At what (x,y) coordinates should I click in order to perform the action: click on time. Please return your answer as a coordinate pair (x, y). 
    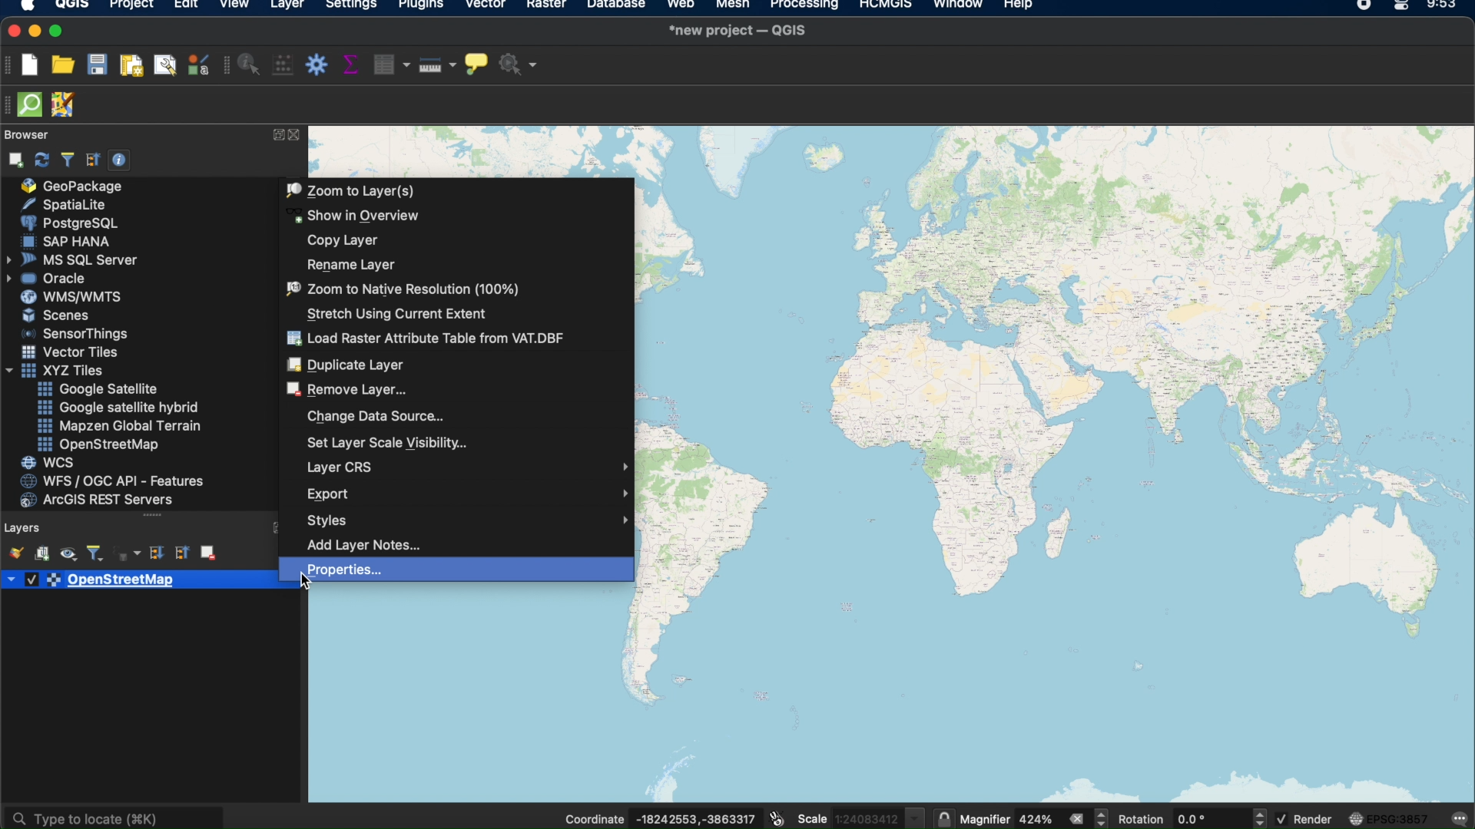
    Looking at the image, I should click on (1440, 7).